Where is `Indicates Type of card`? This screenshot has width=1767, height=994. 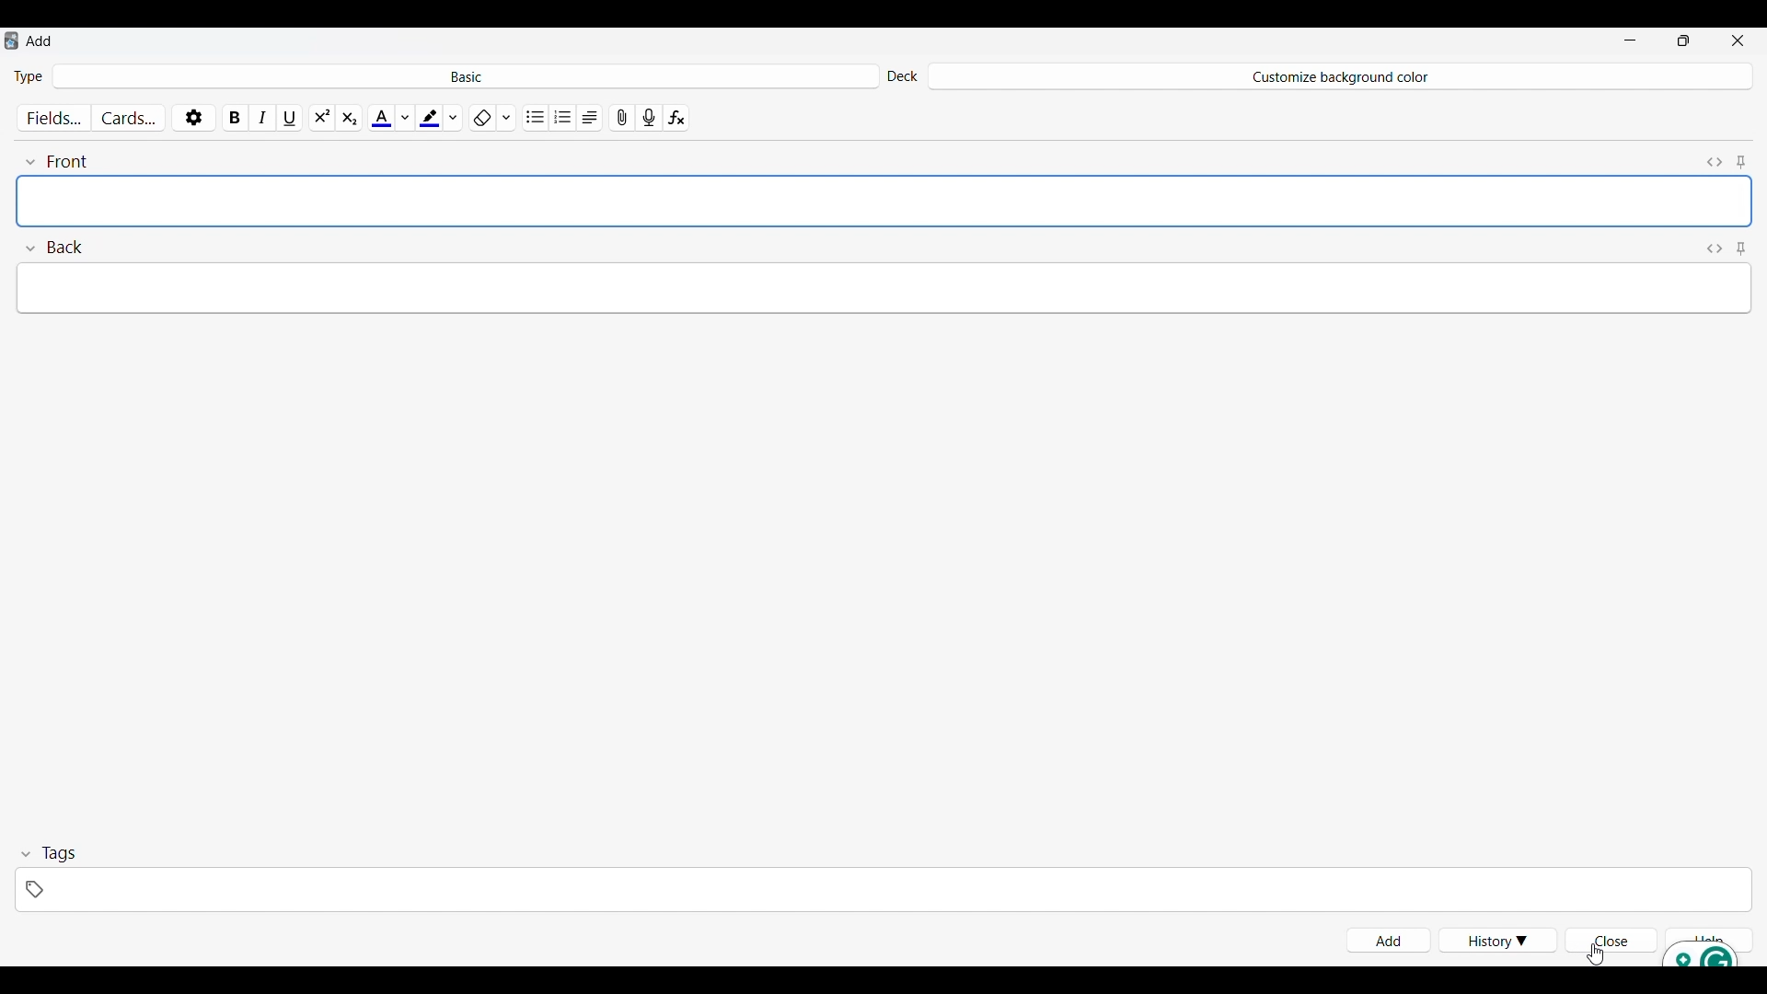
Indicates Type of card is located at coordinates (29, 75).